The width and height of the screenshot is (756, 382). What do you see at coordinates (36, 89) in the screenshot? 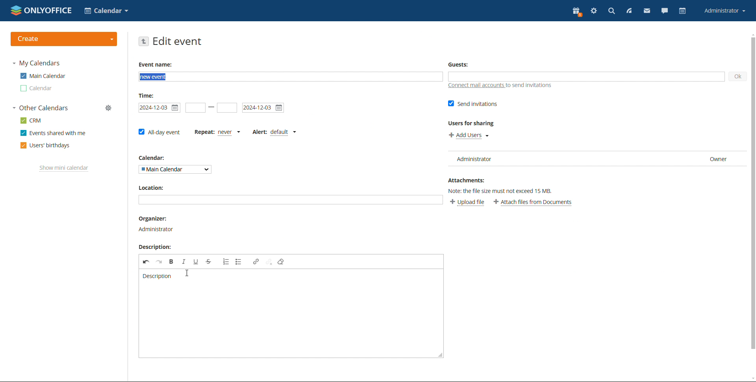
I see `other calendar` at bounding box center [36, 89].